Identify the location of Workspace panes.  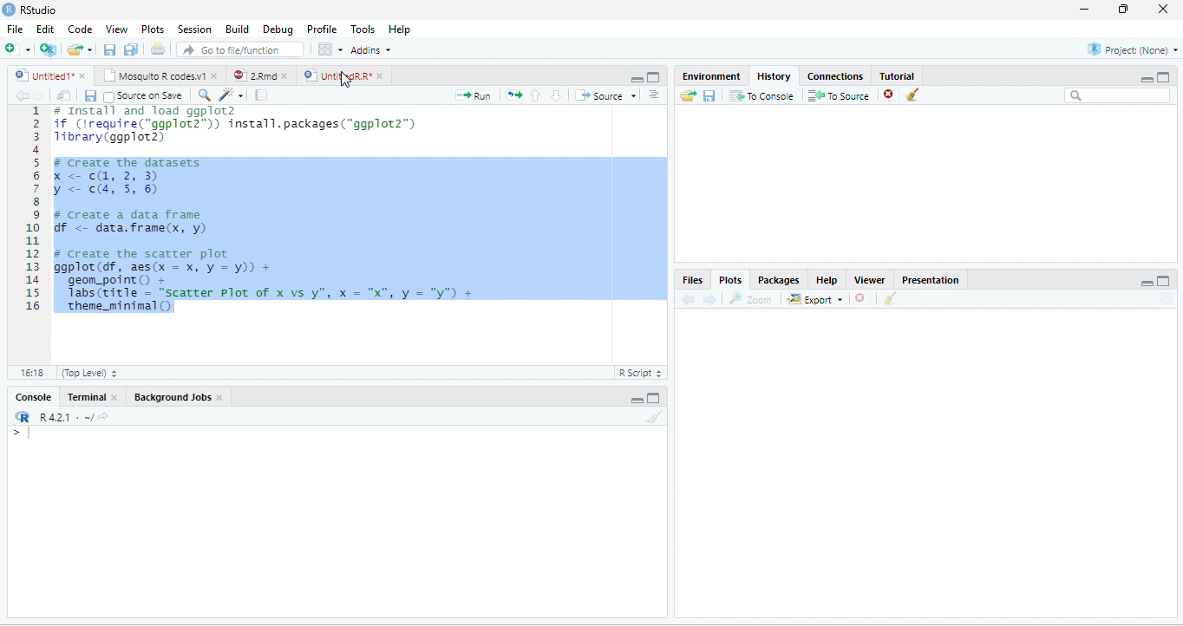
(329, 49).